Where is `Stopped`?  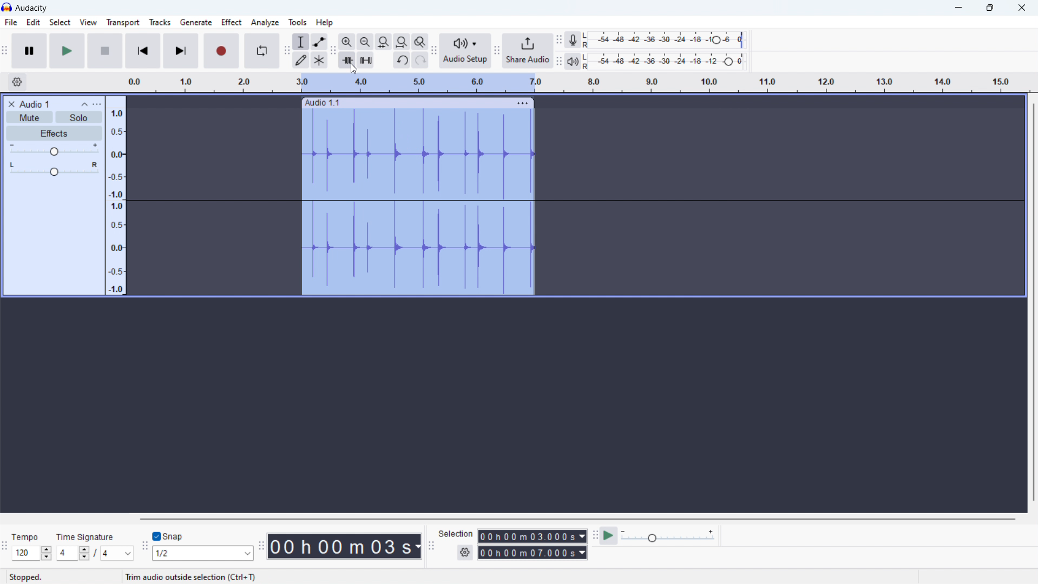 Stopped is located at coordinates (26, 576).